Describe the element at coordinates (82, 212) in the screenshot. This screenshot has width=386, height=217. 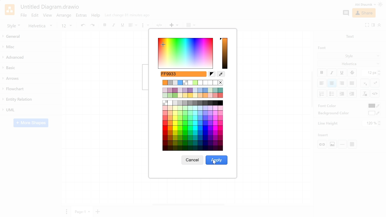
I see `Current page` at that location.